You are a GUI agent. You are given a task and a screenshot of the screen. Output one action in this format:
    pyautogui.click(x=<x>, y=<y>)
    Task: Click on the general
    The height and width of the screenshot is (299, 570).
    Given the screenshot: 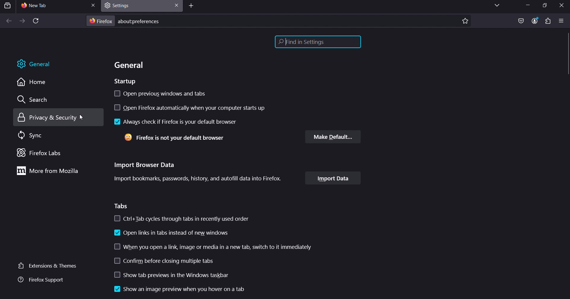 What is the action you would take?
    pyautogui.click(x=34, y=63)
    